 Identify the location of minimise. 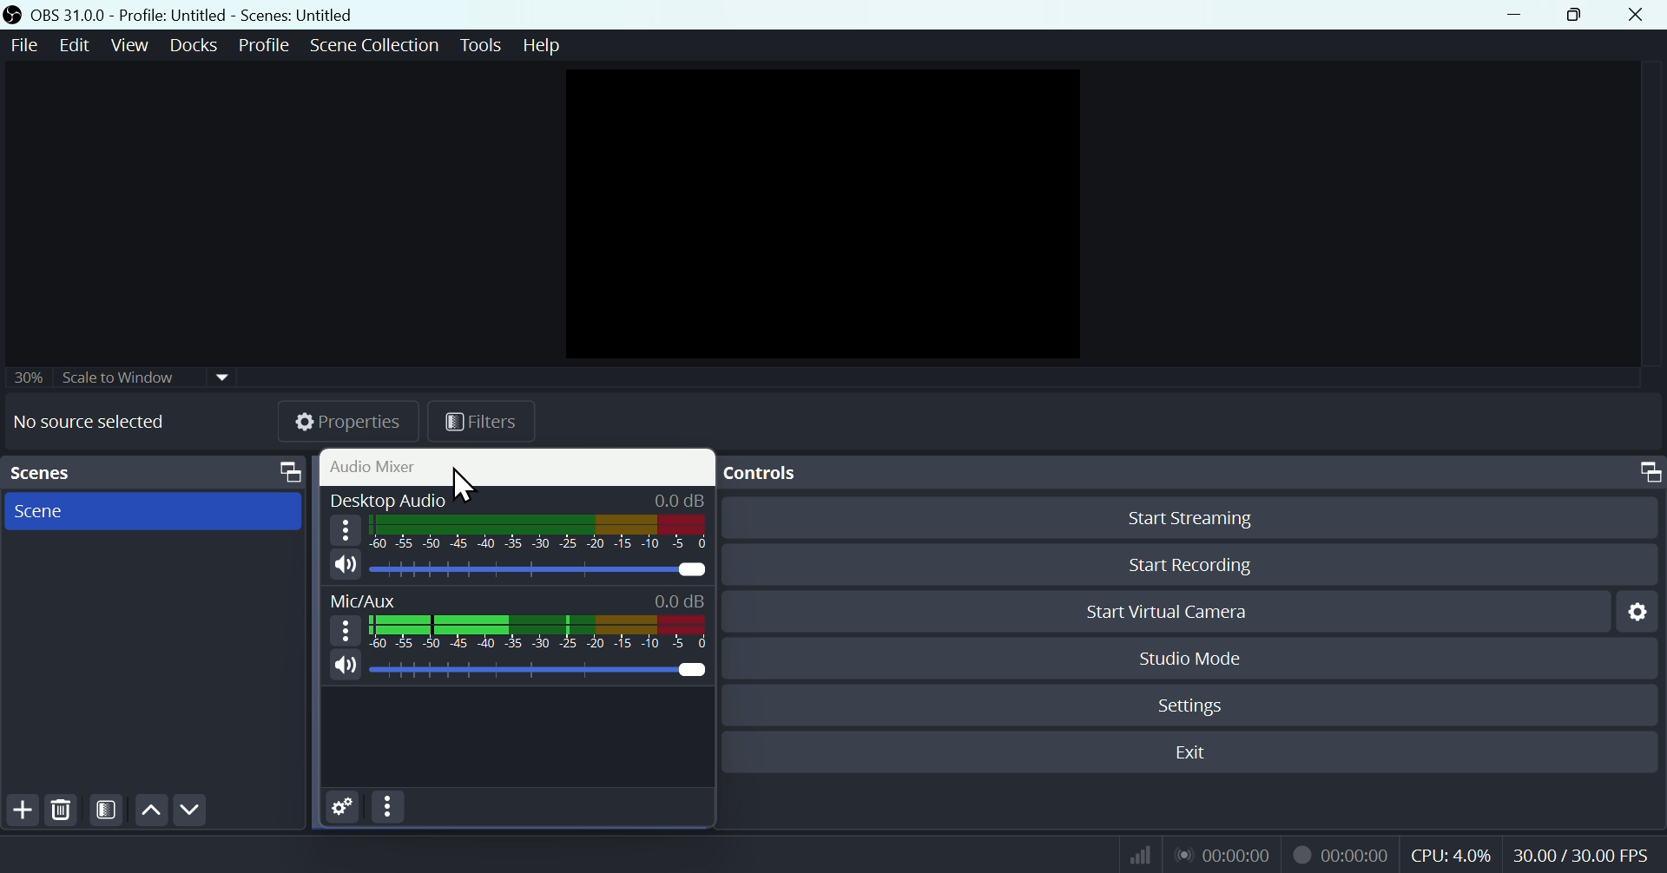
(1517, 15).